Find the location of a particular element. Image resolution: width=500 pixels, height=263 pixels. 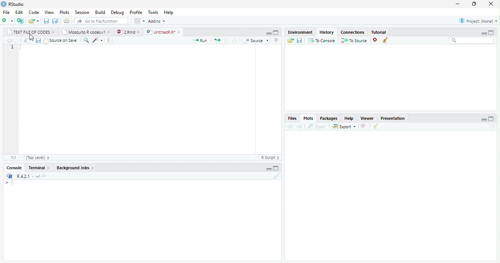

load history is located at coordinates (290, 40).